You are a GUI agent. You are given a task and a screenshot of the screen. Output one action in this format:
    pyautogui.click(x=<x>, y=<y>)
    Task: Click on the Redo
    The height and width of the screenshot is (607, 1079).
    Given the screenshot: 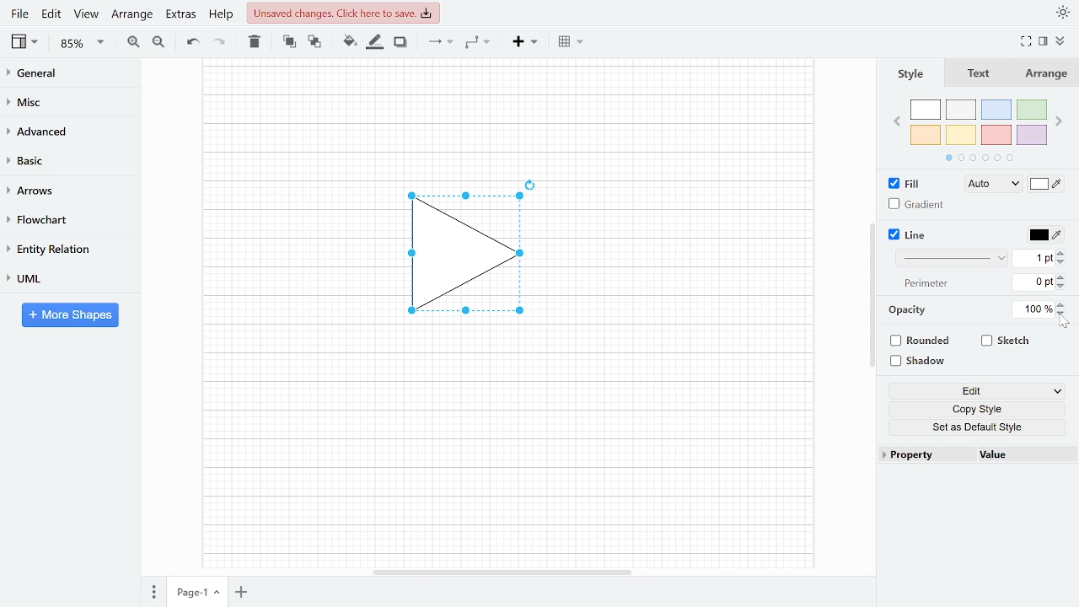 What is the action you would take?
    pyautogui.click(x=217, y=40)
    